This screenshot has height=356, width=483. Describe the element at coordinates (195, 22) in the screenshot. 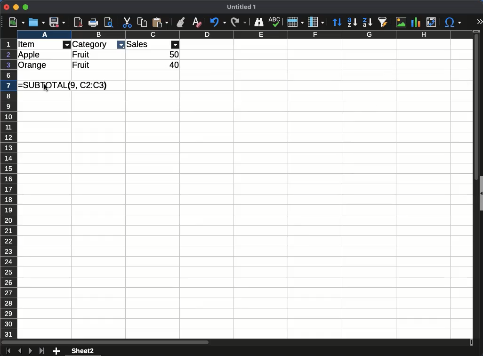

I see `clear formatting` at that location.